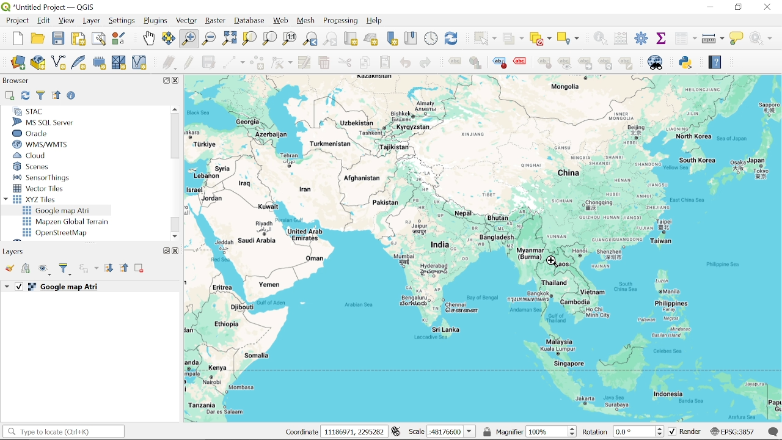  Describe the element at coordinates (475, 63) in the screenshot. I see `Layer diagram options` at that location.